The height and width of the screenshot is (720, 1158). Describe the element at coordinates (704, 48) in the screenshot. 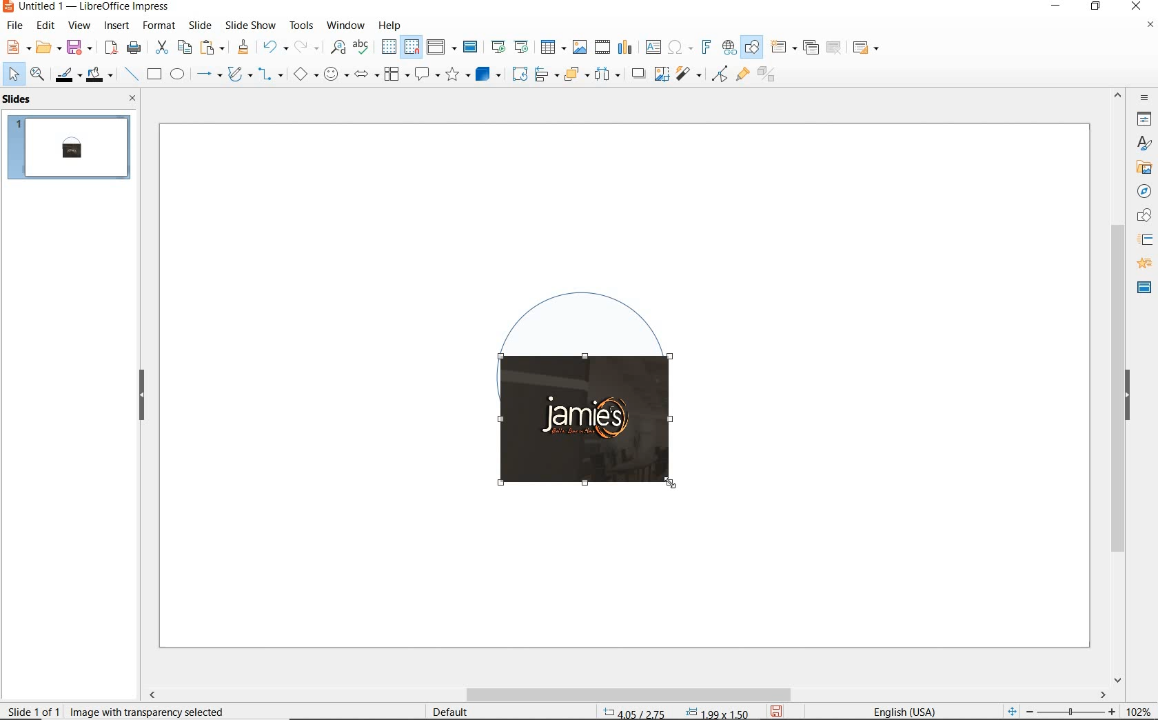

I see `insert fontwork text` at that location.